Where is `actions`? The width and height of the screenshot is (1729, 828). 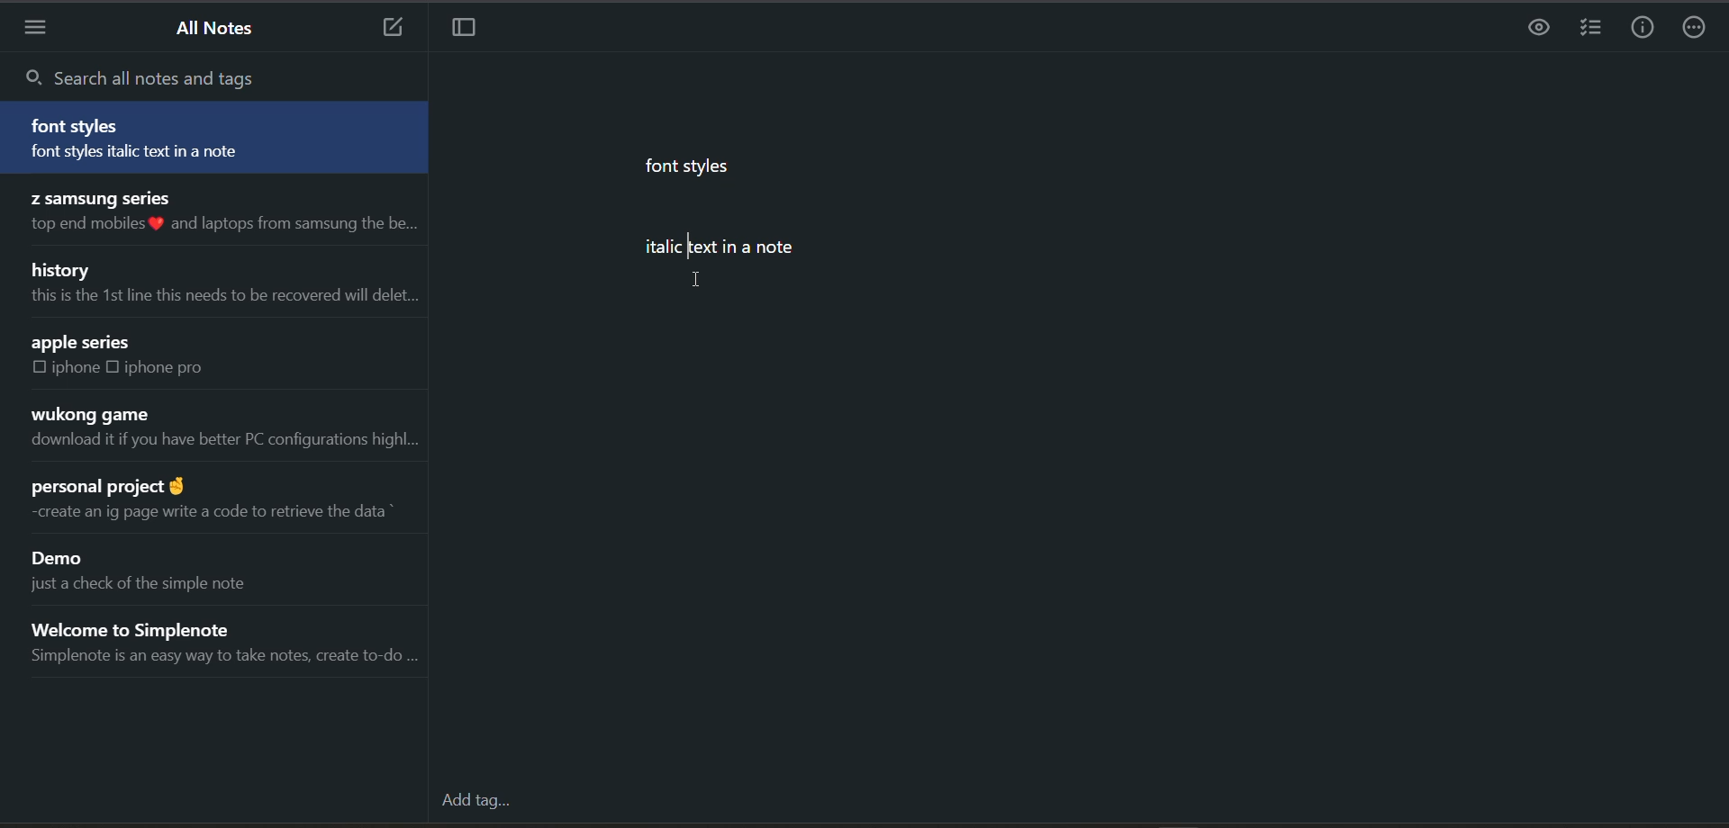
actions is located at coordinates (1699, 25).